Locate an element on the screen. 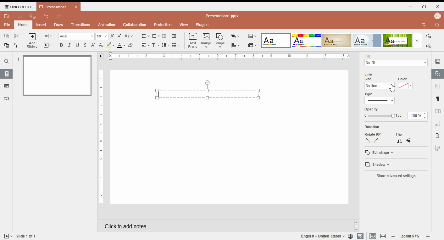  zoom 57% is located at coordinates (410, 236).